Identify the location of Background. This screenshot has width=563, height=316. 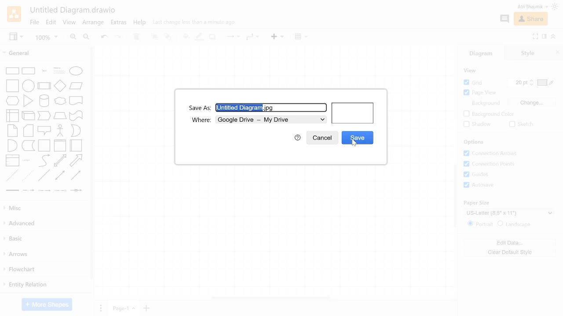
(485, 104).